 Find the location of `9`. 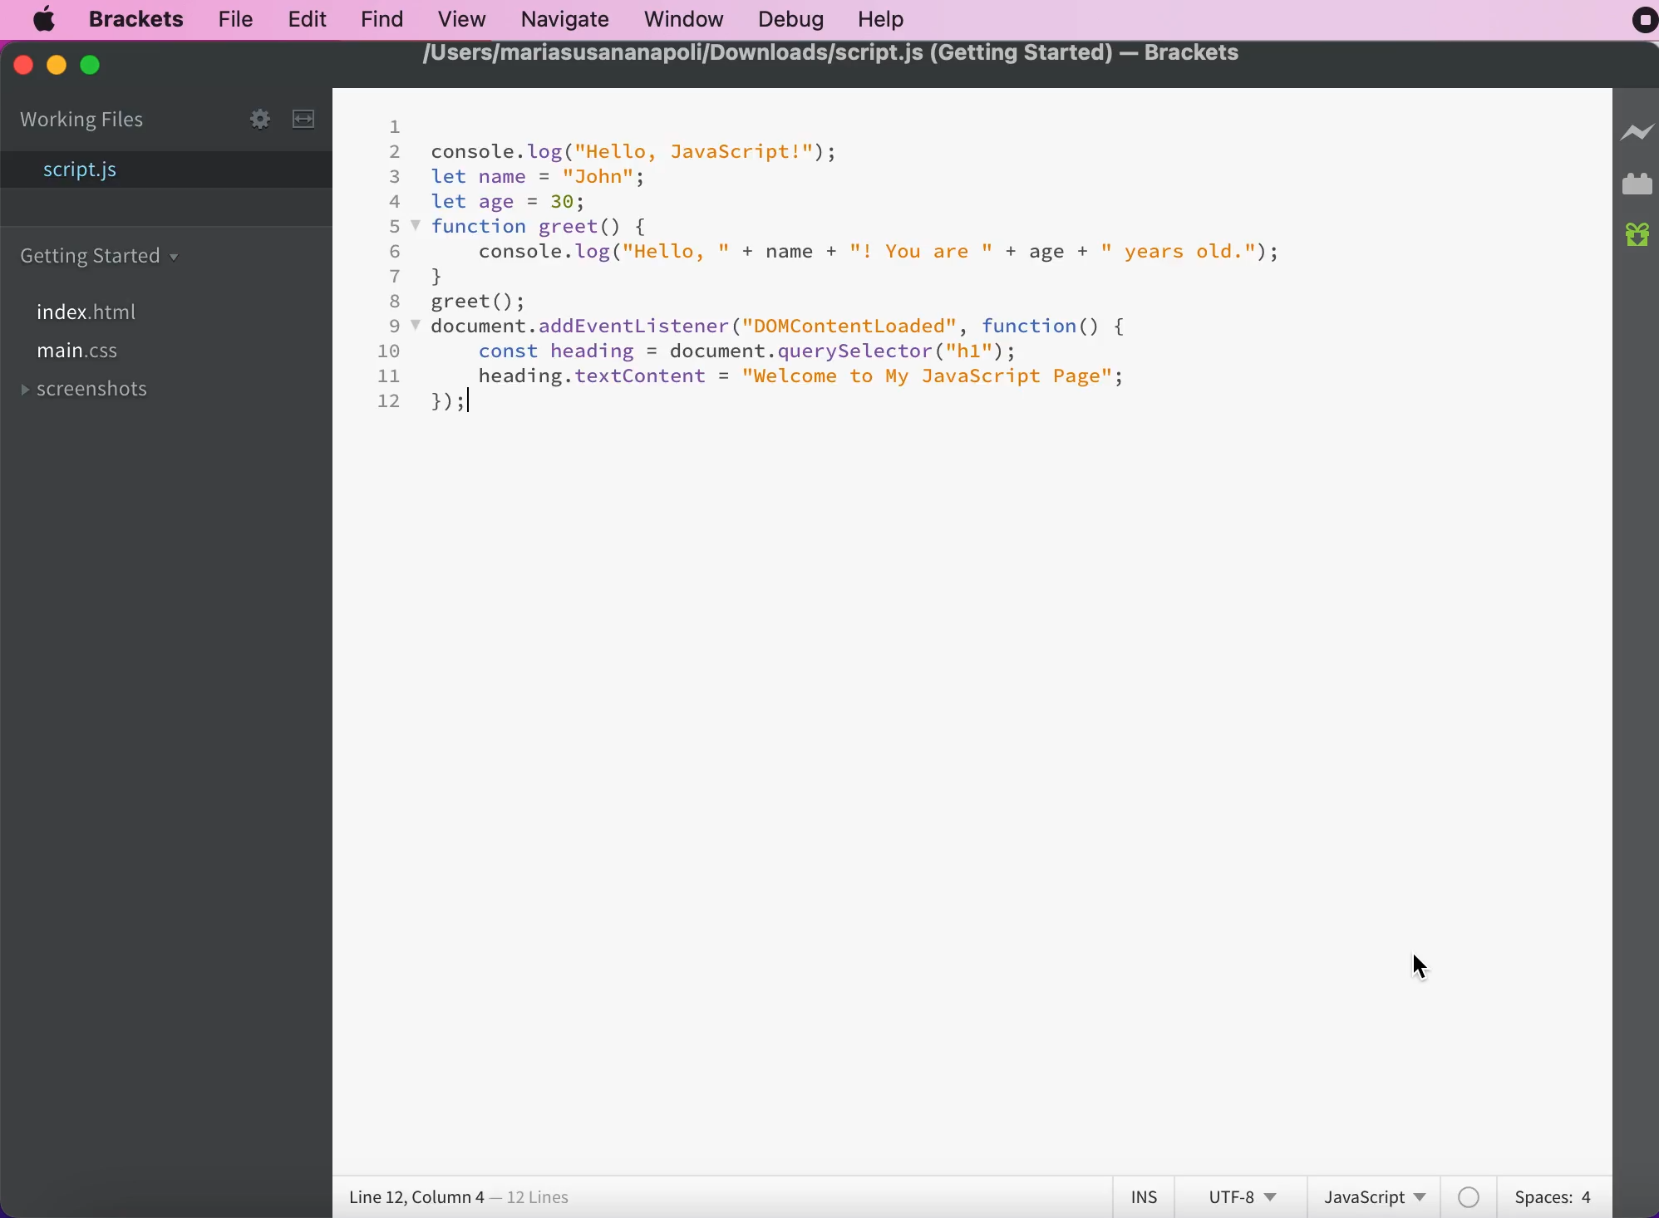

9 is located at coordinates (396, 326).